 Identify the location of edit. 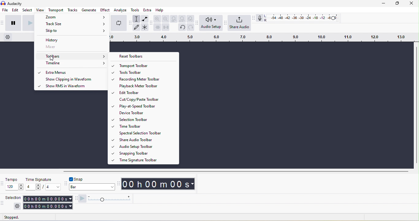
(15, 10).